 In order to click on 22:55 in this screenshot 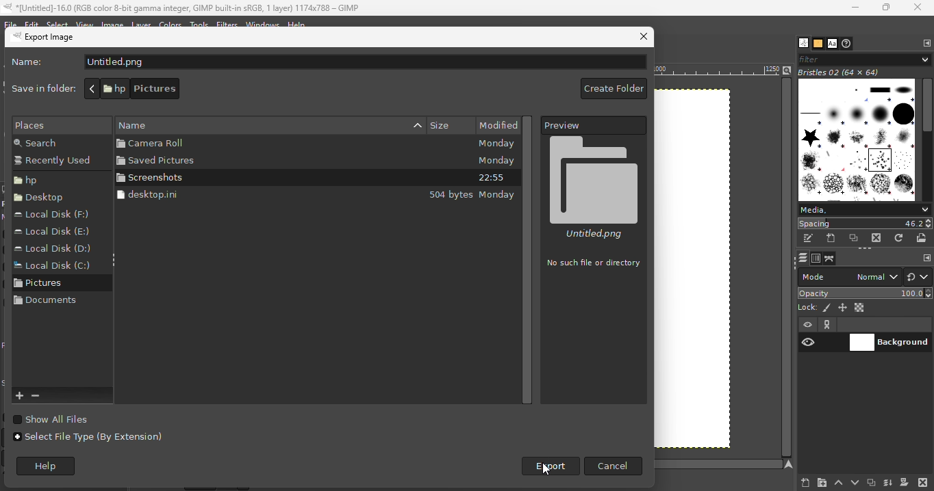, I will do `click(492, 178)`.